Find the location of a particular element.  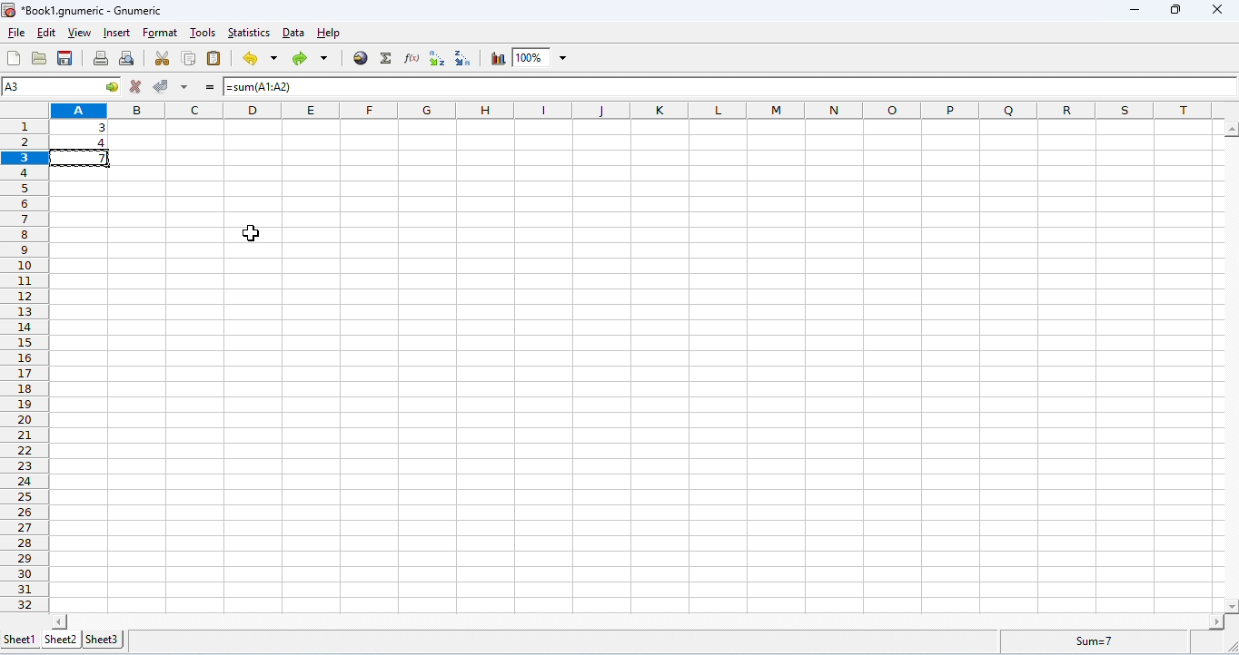

view is located at coordinates (81, 34).